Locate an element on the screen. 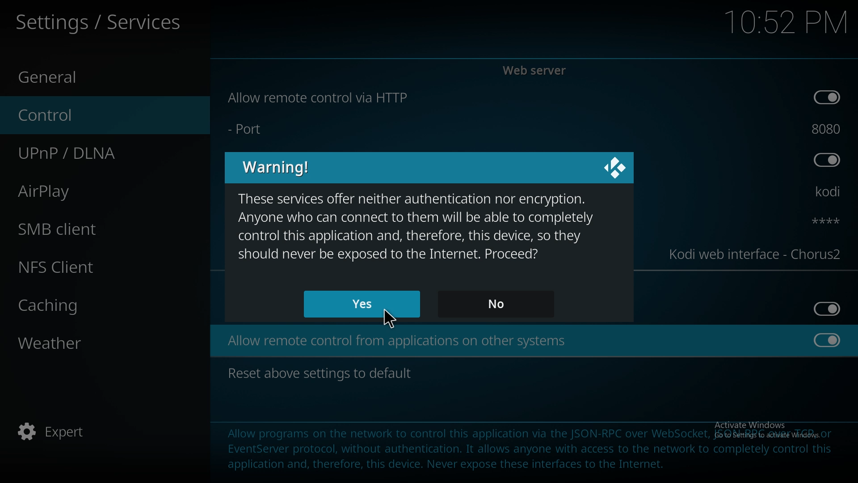 This screenshot has width=858, height=483. toggle is located at coordinates (828, 309).